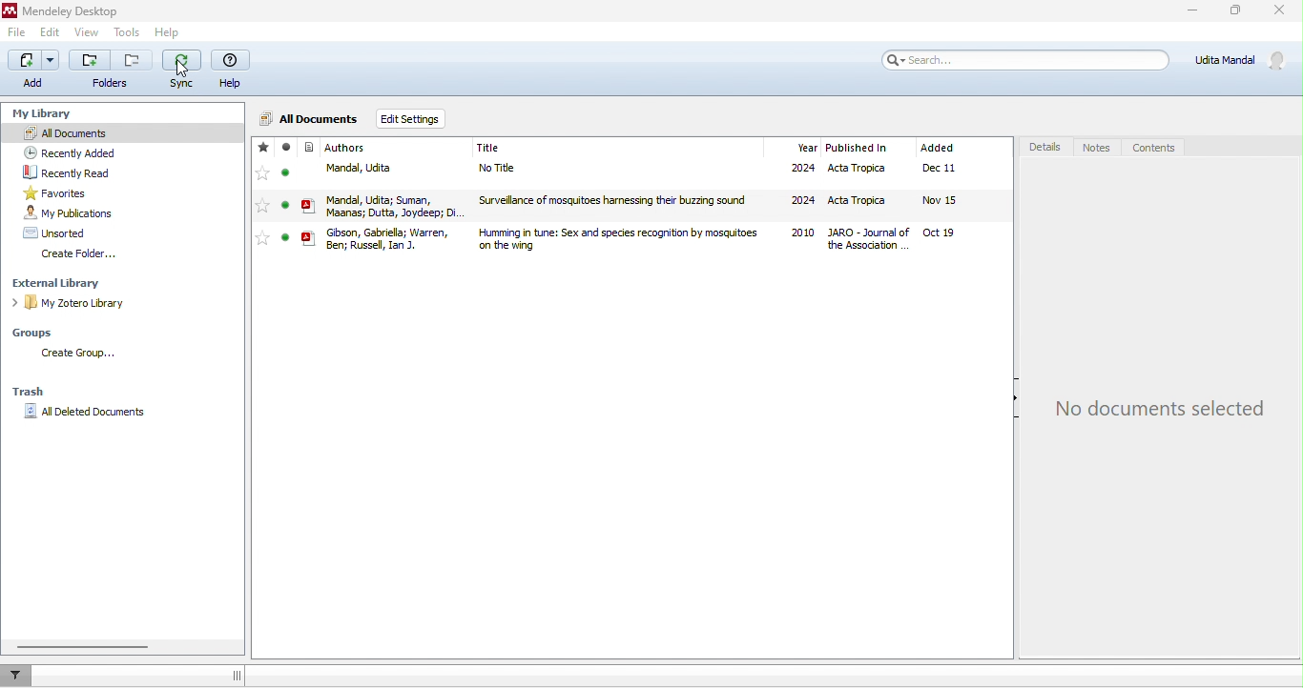 This screenshot has height=688, width=1303. I want to click on year, so click(807, 147).